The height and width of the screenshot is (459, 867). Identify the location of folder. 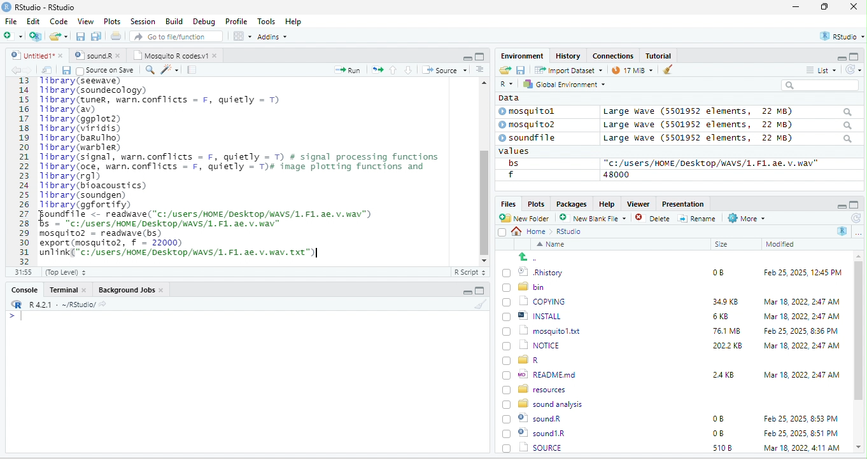
(60, 36).